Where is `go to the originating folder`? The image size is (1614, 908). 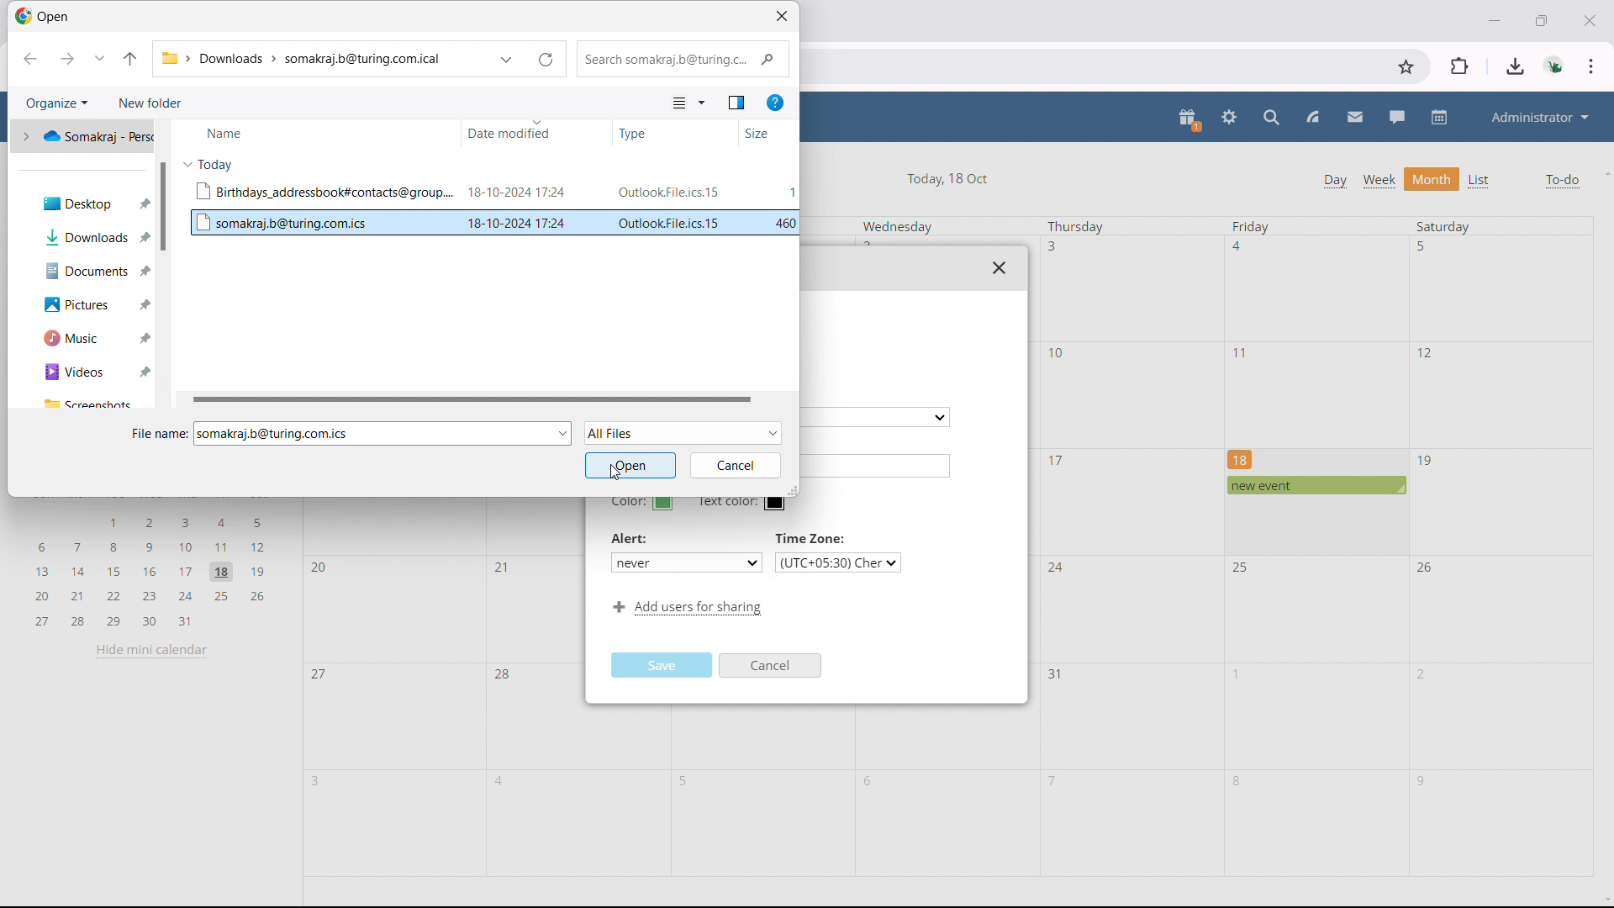 go to the originating folder is located at coordinates (131, 58).